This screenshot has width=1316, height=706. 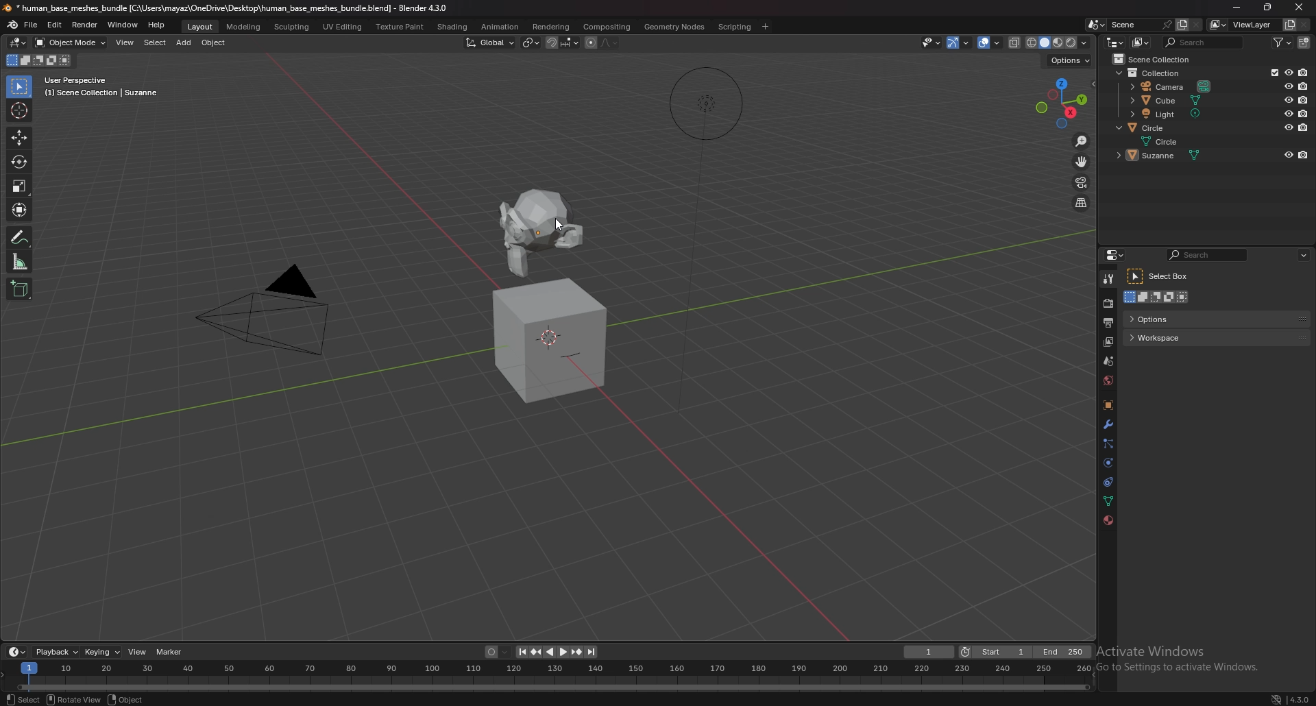 What do you see at coordinates (1108, 404) in the screenshot?
I see `object` at bounding box center [1108, 404].